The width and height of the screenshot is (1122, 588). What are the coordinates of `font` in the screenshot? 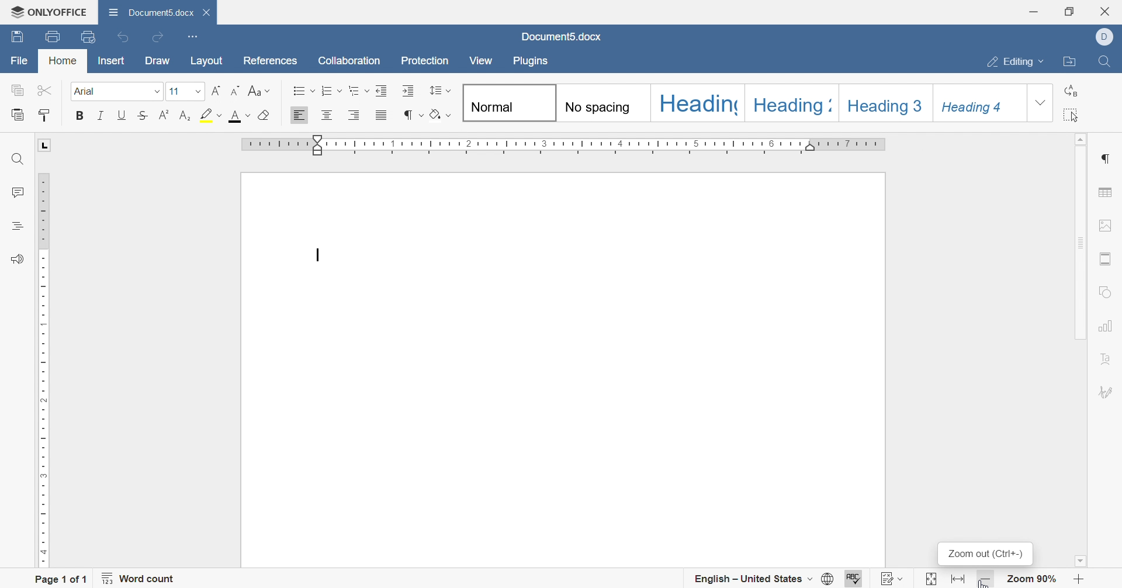 It's located at (119, 92).